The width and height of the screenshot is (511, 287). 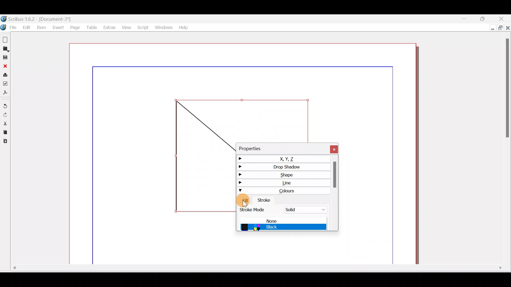 I want to click on Copy, so click(x=5, y=132).